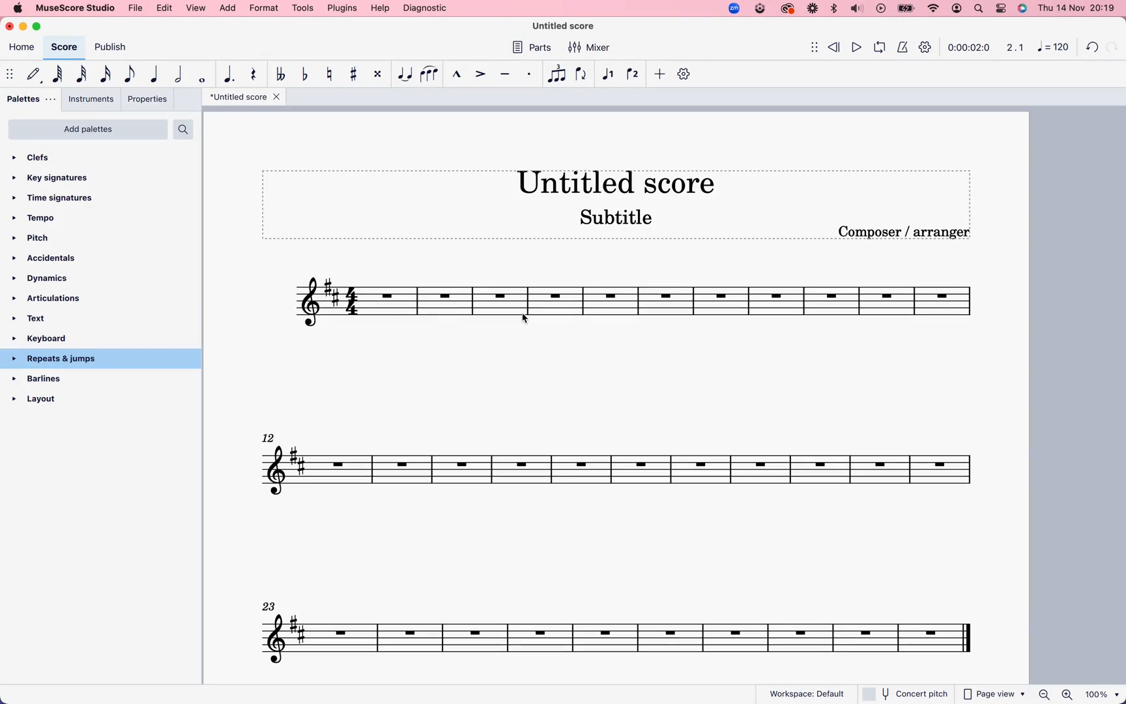 Image resolution: width=1126 pixels, height=704 pixels. Describe the element at coordinates (958, 9) in the screenshot. I see `profile` at that location.